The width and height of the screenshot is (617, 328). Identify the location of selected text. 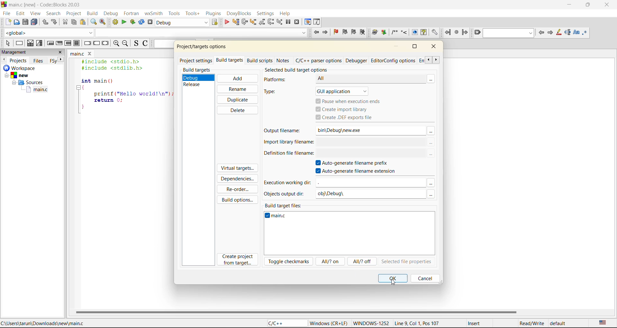
(568, 33).